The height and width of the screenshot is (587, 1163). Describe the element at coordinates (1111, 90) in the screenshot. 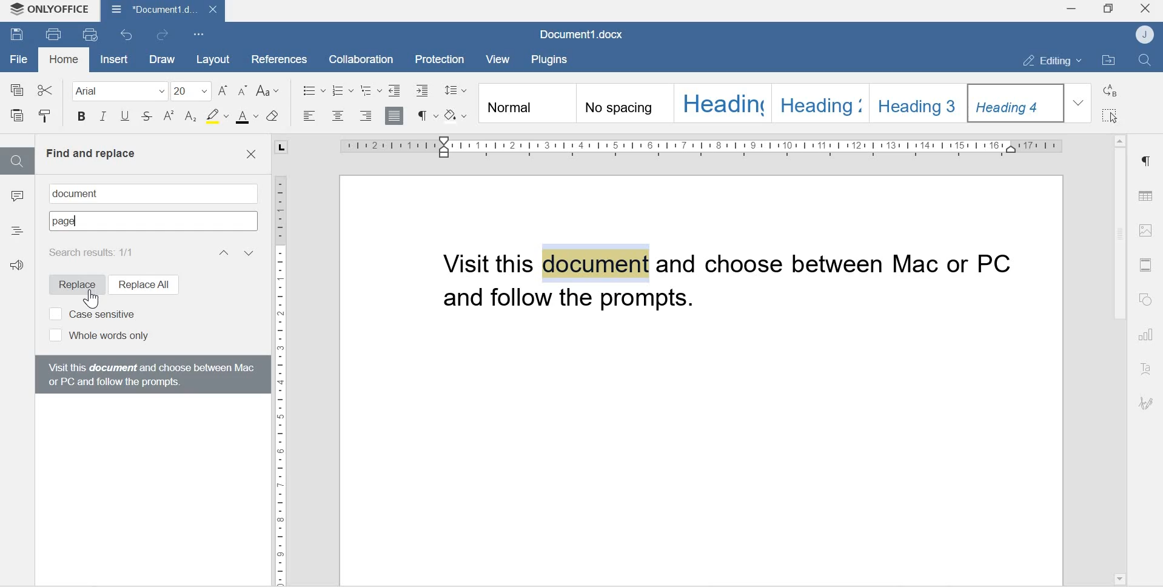

I see `Replace` at that location.